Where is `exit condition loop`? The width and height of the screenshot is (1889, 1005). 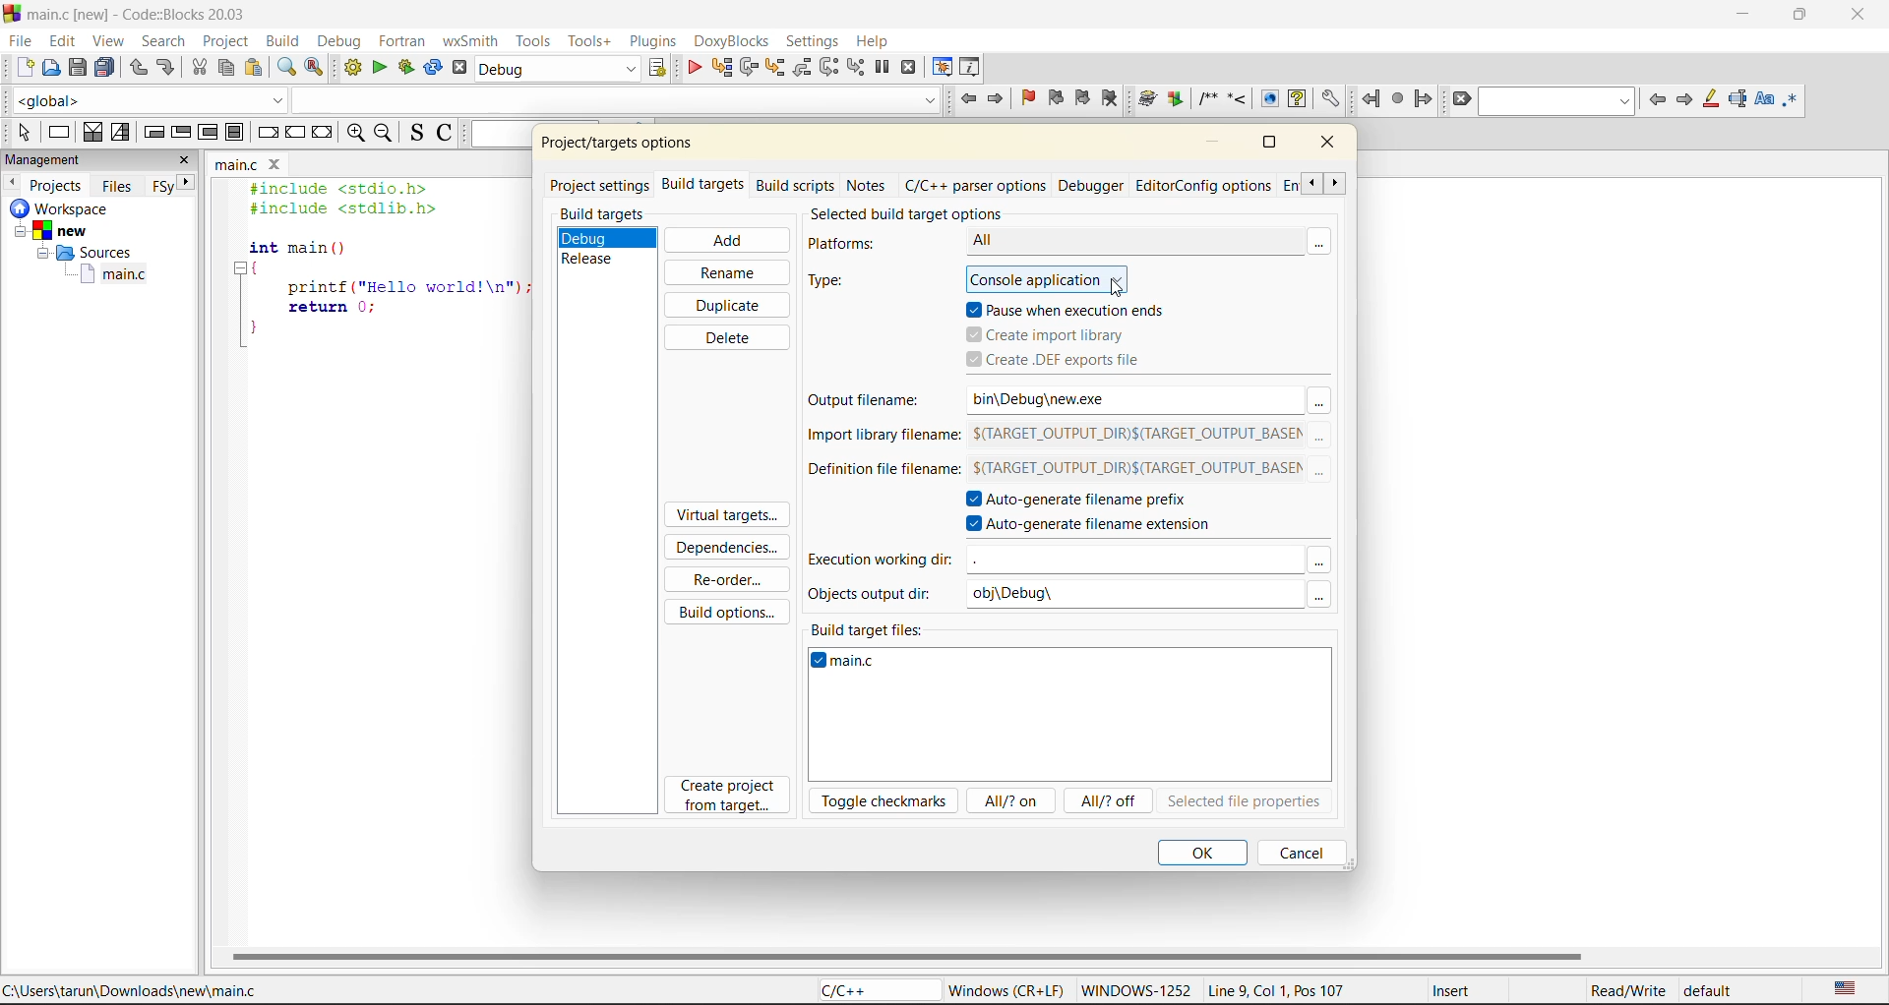 exit condition loop is located at coordinates (182, 133).